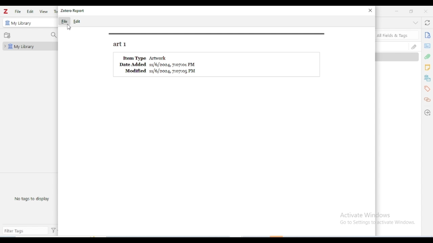 Image resolution: width=433 pixels, height=243 pixels. I want to click on cursor, so click(69, 27).